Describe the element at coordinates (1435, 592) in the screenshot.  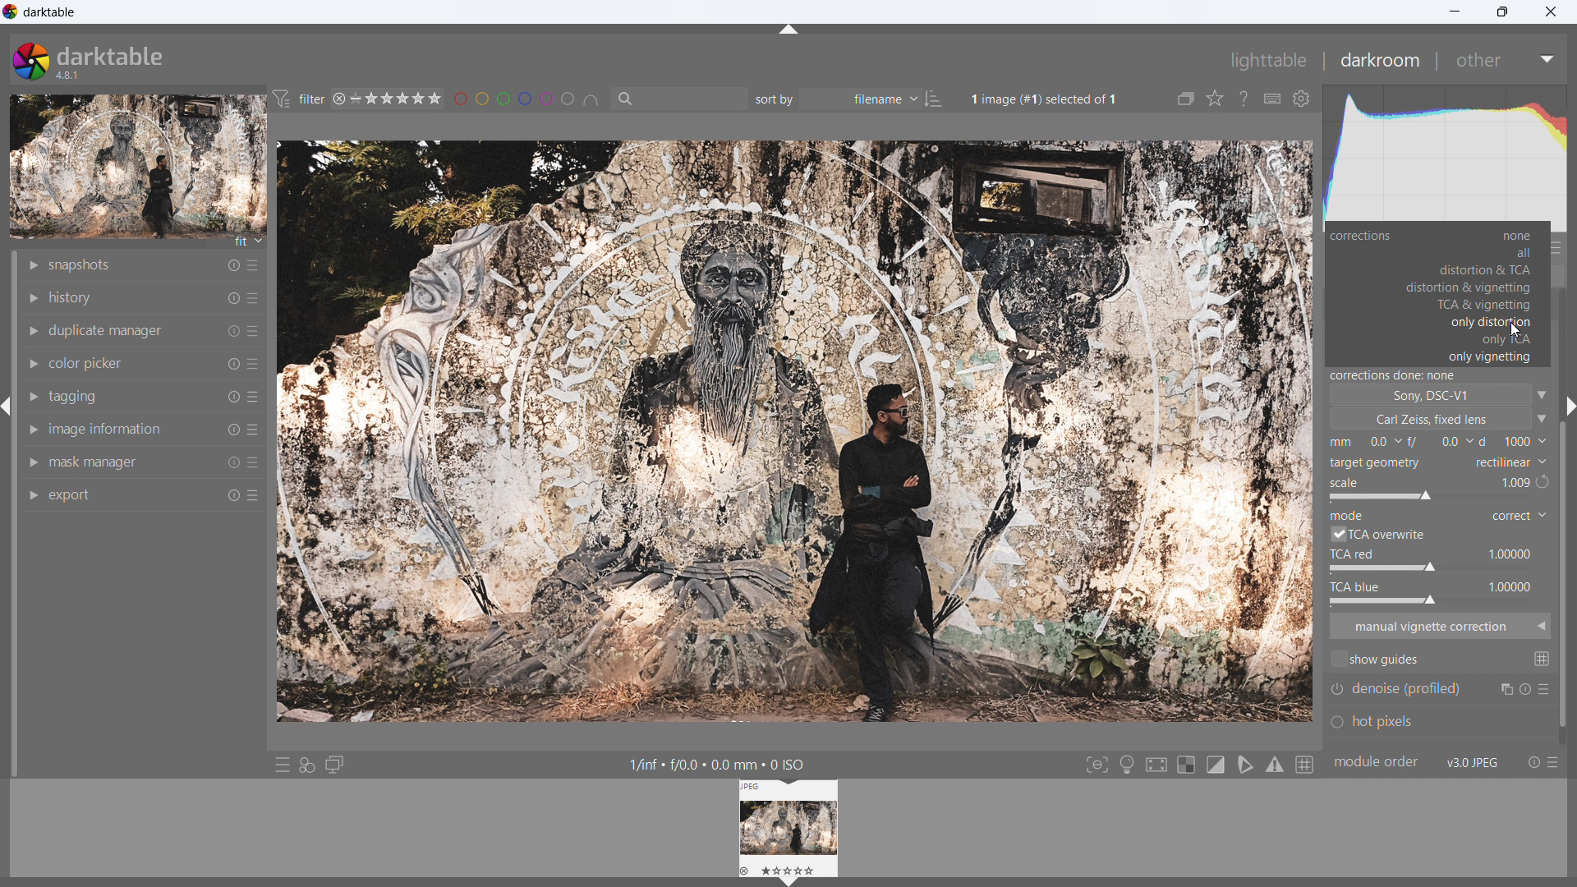
I see `tca blue` at that location.